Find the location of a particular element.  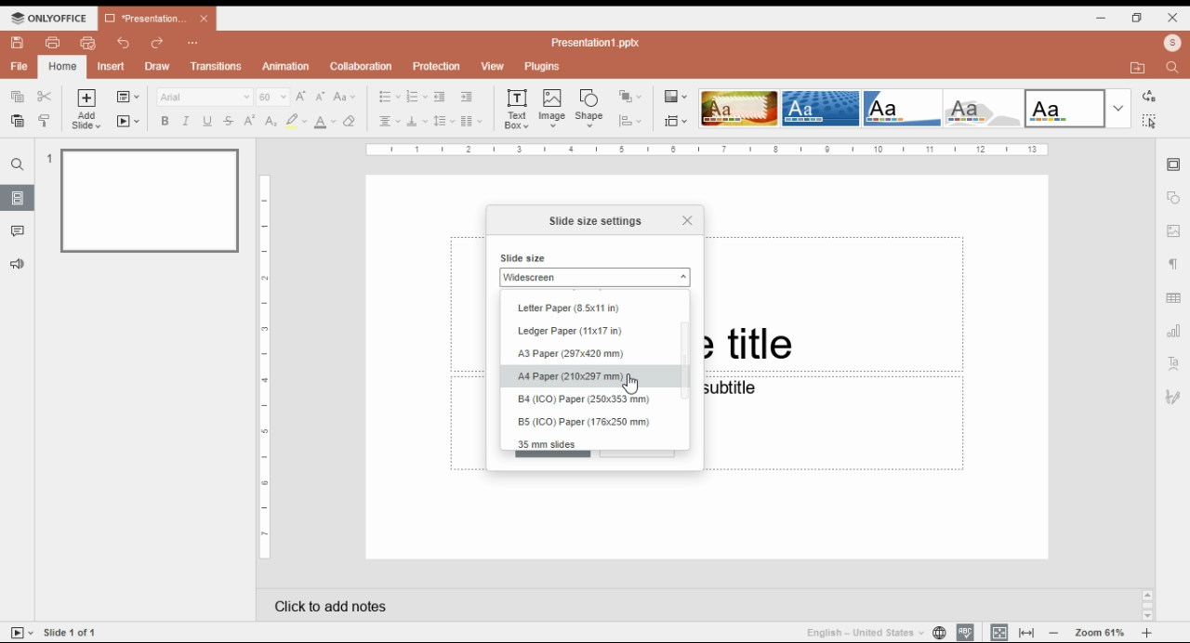

ONLYOFFICE is located at coordinates (49, 18).